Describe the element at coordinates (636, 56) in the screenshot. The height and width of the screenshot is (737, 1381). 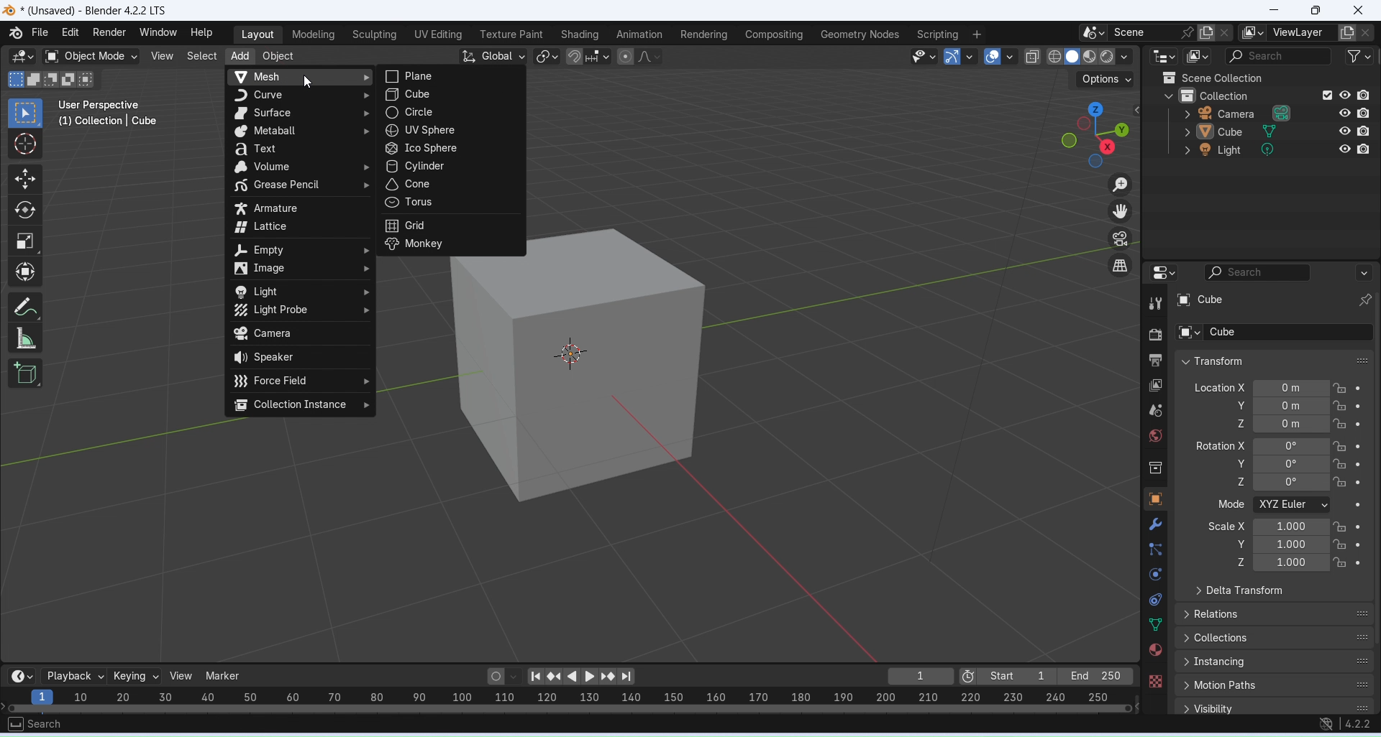
I see `Proportional Editing ` at that location.